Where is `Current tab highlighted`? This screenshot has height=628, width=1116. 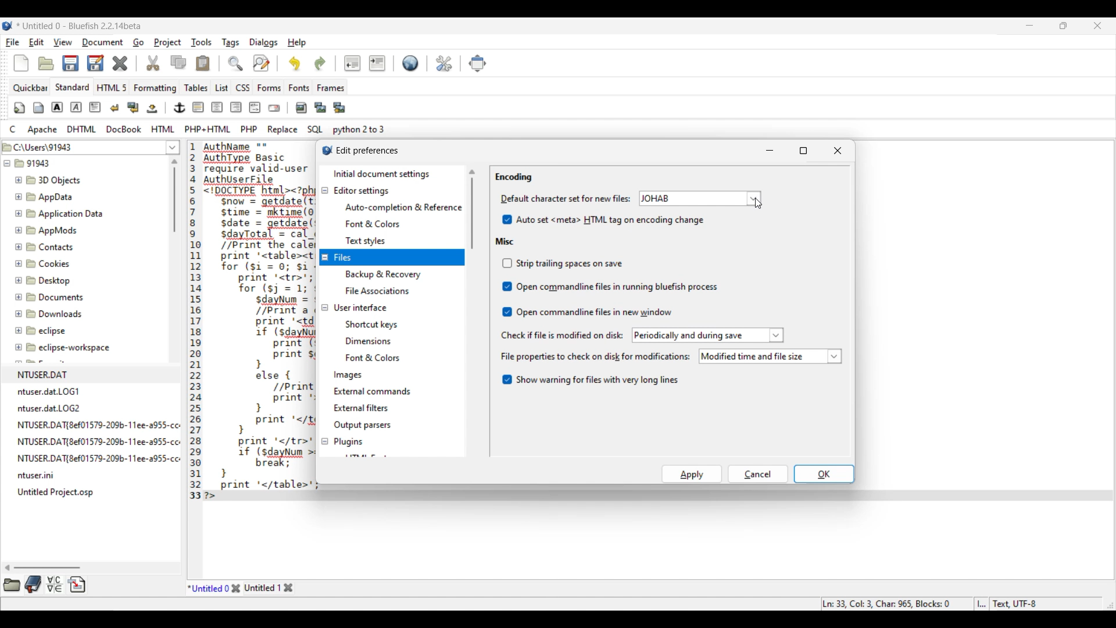
Current tab highlighted is located at coordinates (209, 587).